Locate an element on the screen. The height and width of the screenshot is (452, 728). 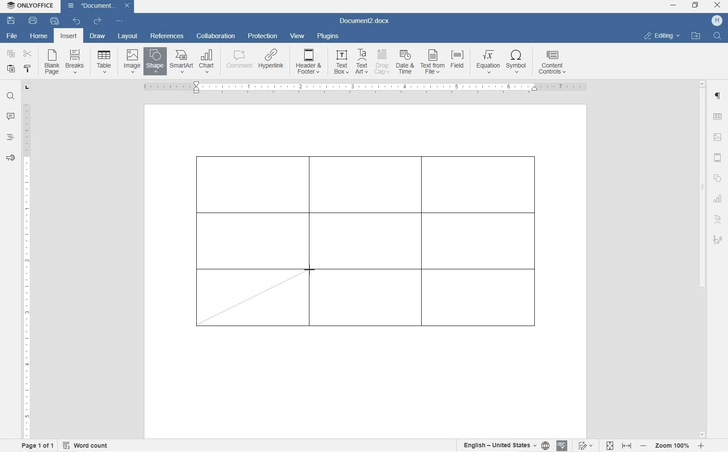
line tool/cursor location is located at coordinates (310, 271).